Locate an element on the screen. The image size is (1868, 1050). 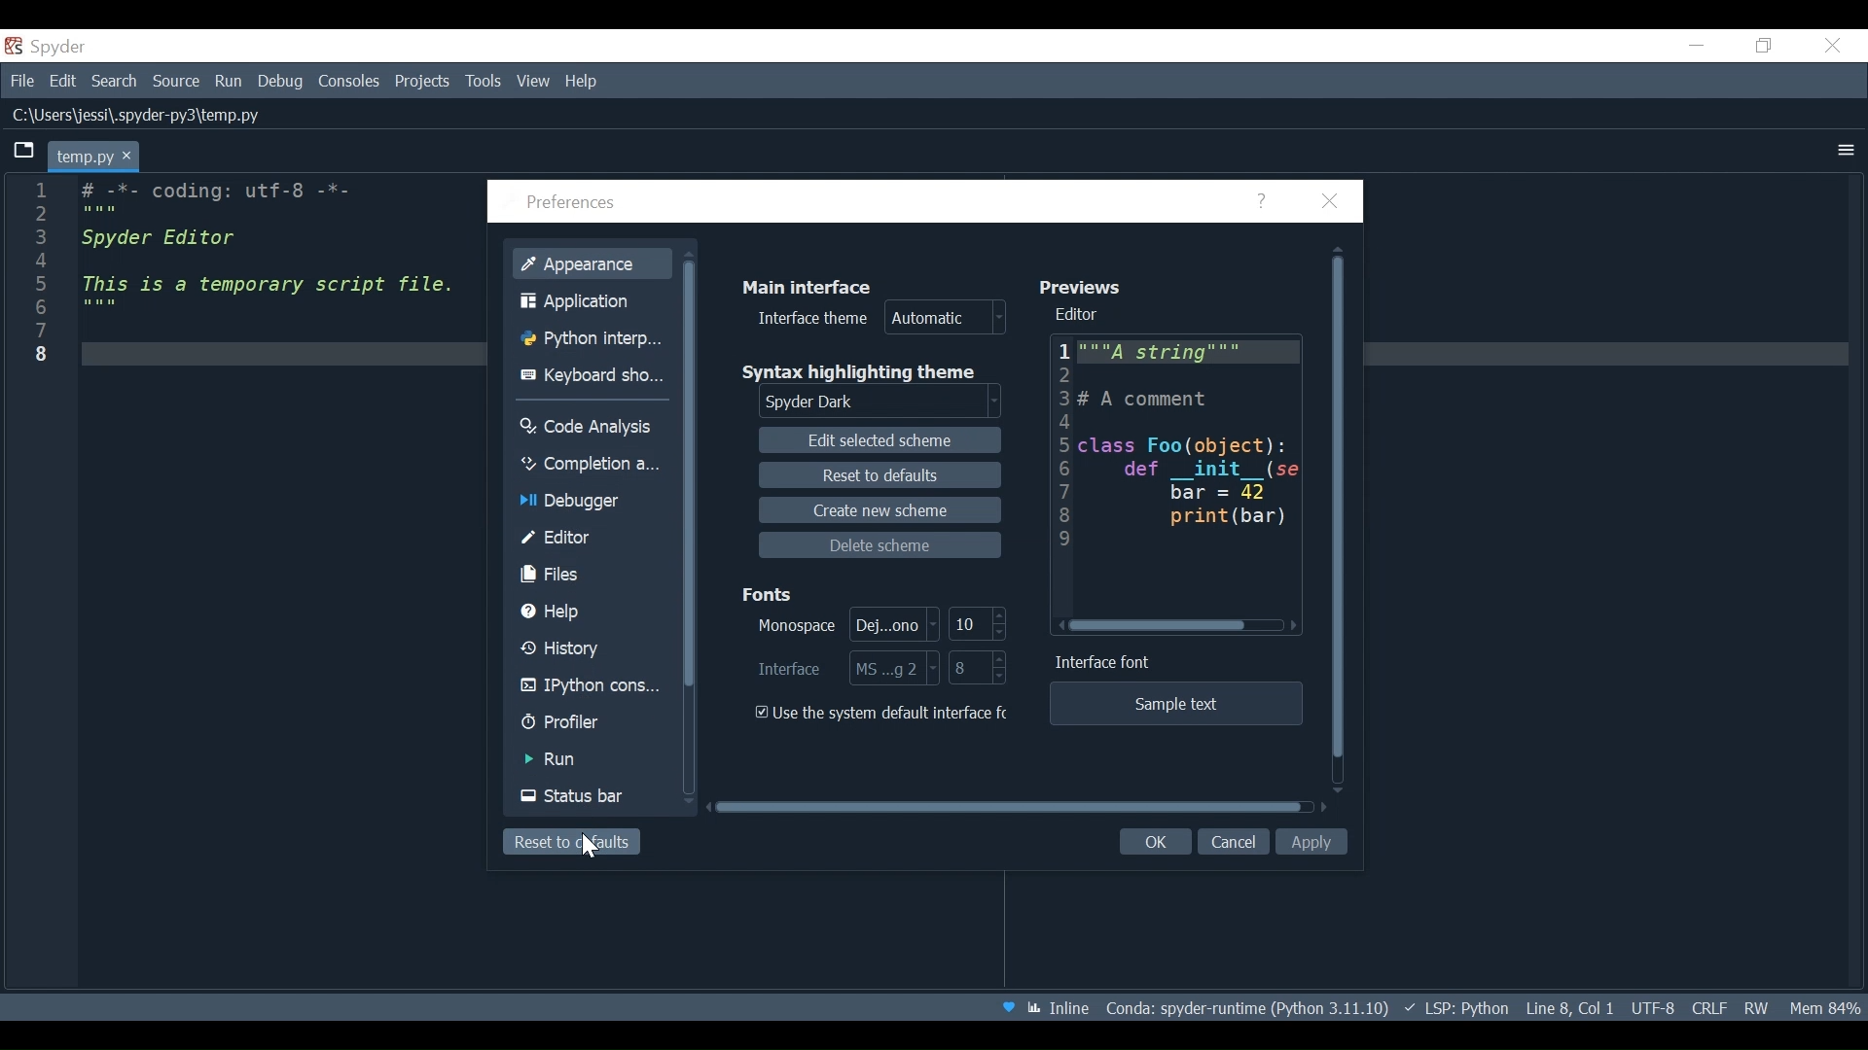
Projects is located at coordinates (422, 82).